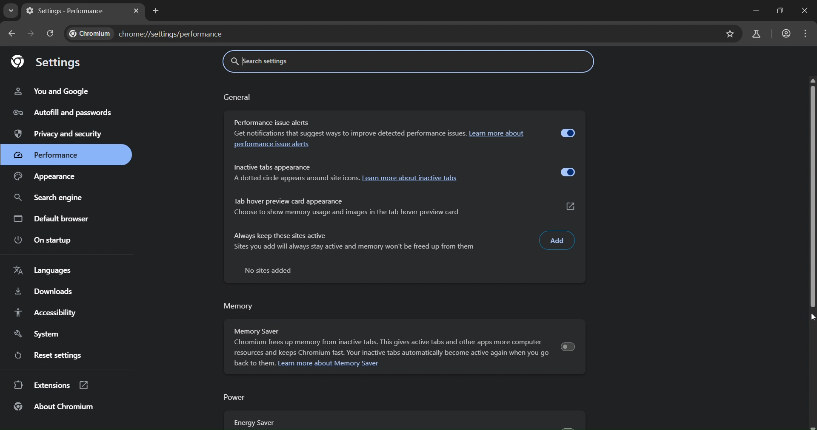 Image resolution: width=817 pixels, height=430 pixels. Describe the element at coordinates (60, 355) in the screenshot. I see `reset settings` at that location.